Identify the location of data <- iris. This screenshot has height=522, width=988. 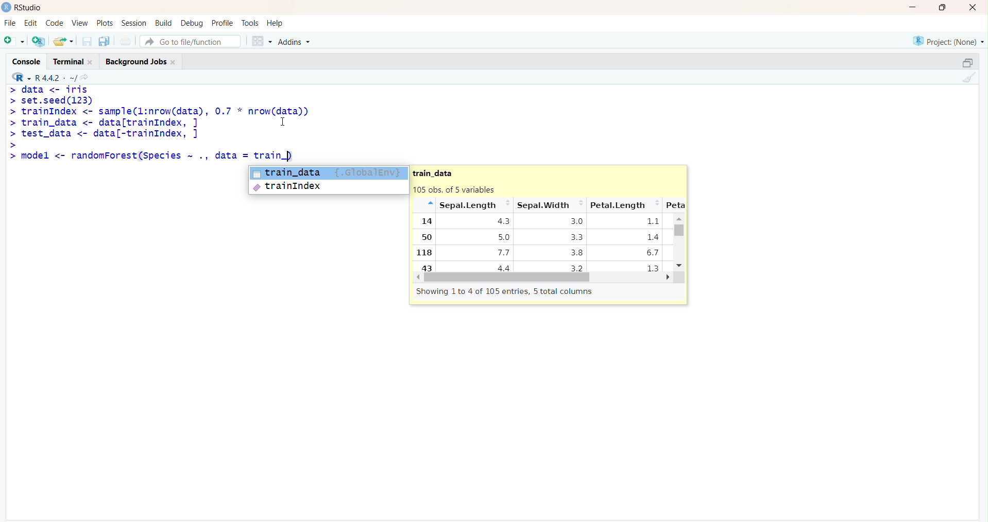
(56, 89).